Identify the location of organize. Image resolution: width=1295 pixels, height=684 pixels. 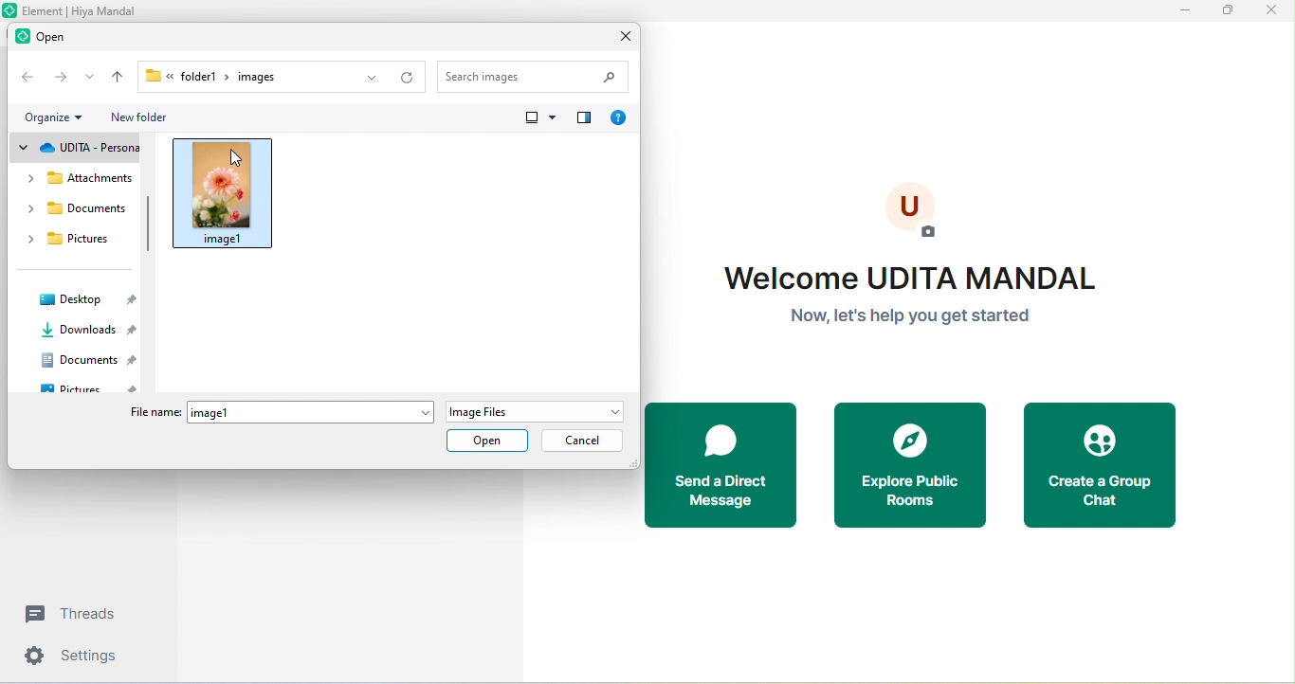
(51, 116).